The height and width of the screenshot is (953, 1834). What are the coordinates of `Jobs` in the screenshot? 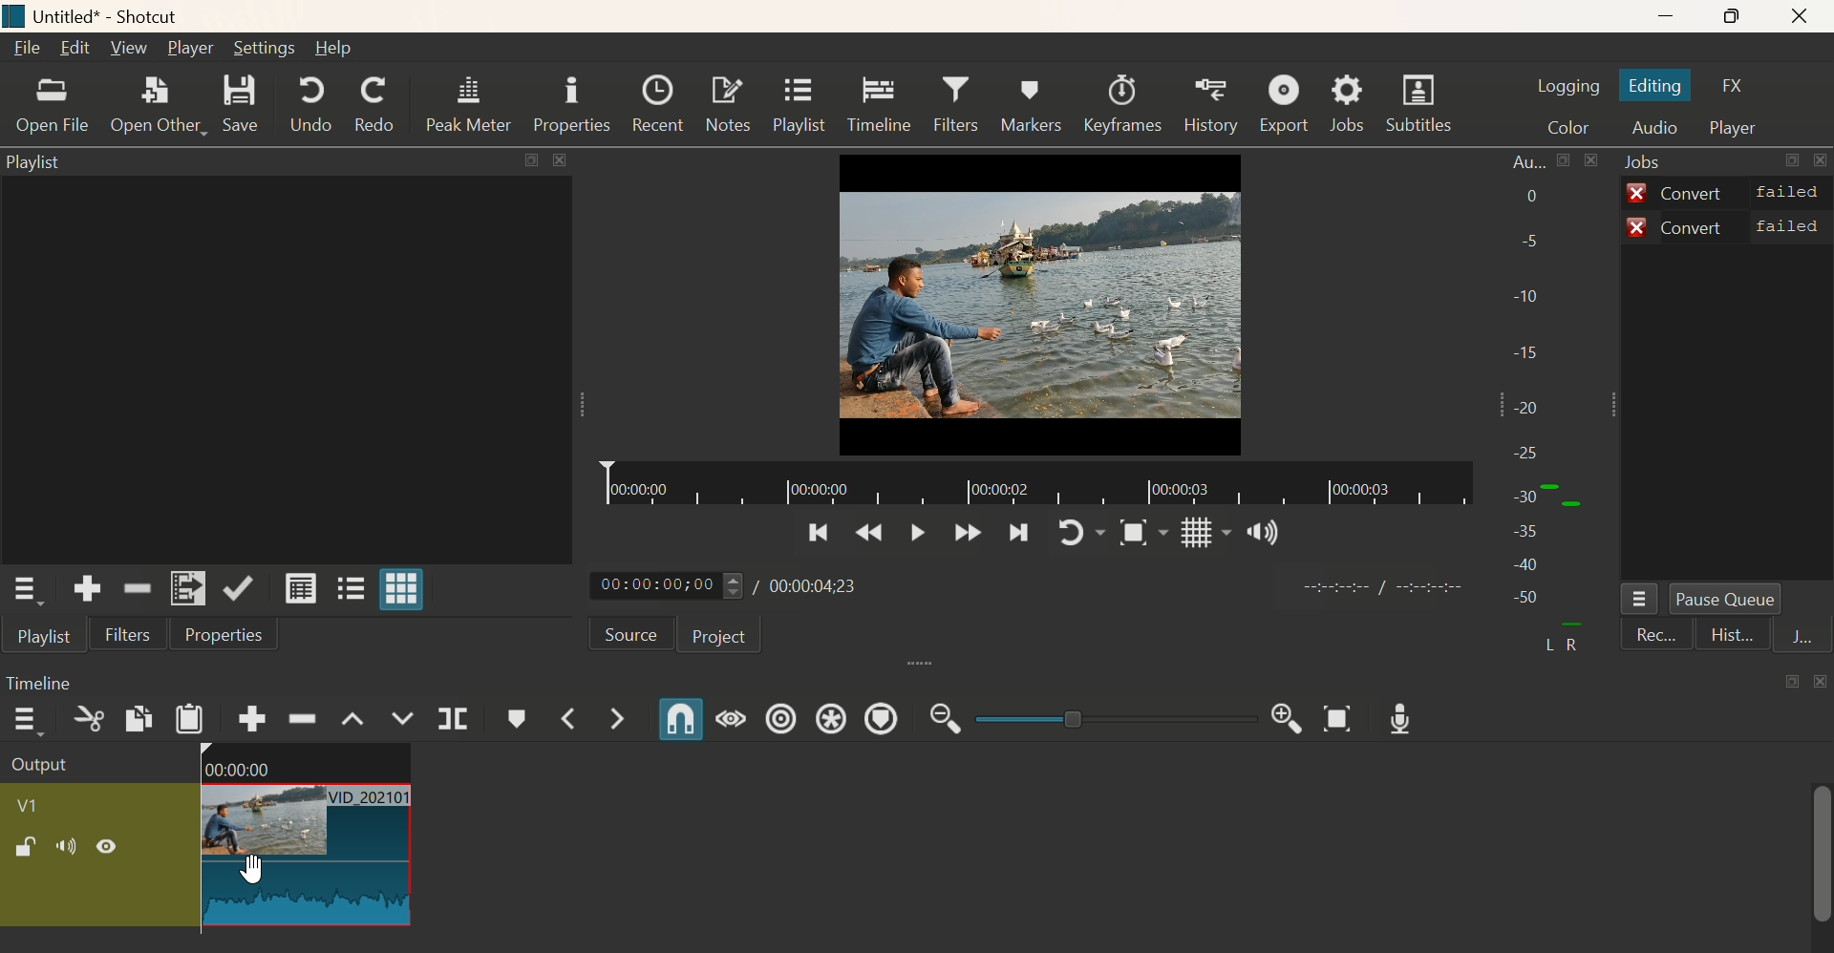 It's located at (1651, 162).